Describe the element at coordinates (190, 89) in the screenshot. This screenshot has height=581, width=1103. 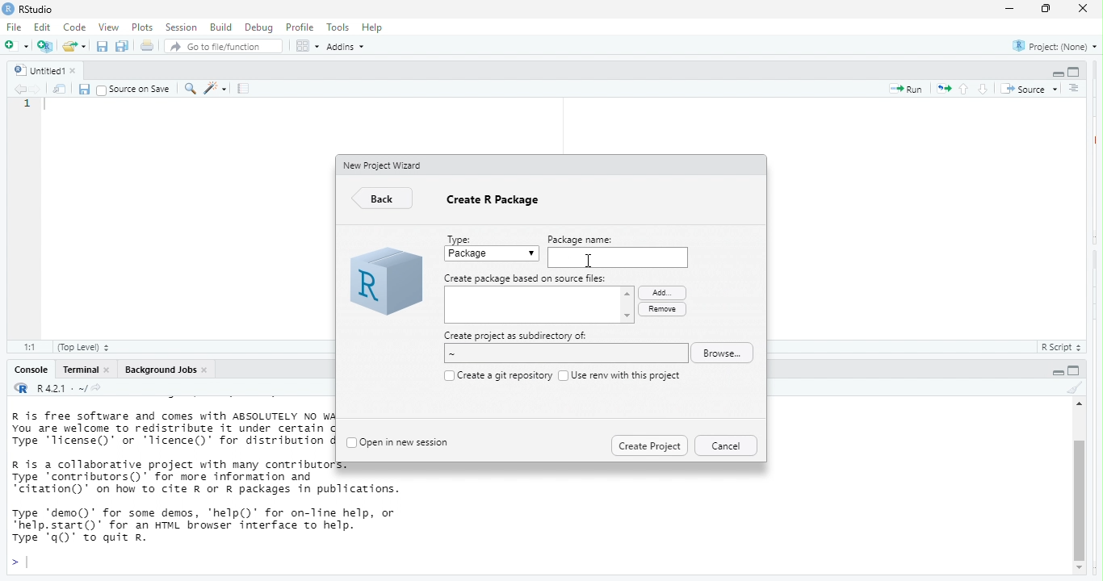
I see `find /replace` at that location.